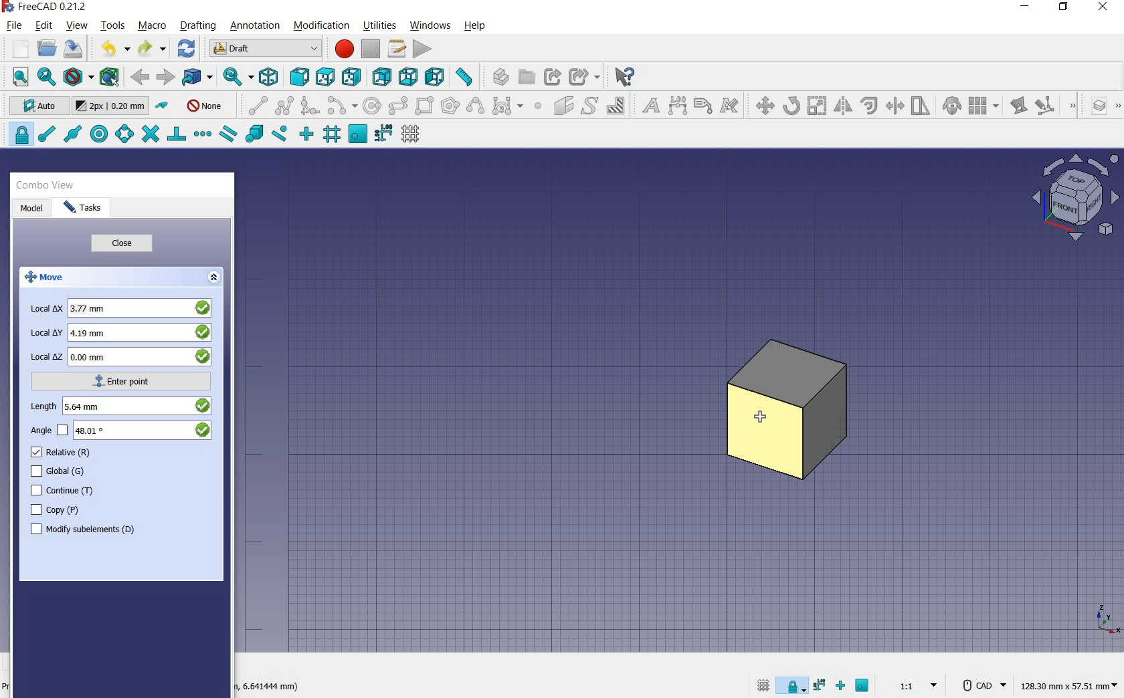 The width and height of the screenshot is (1124, 698). What do you see at coordinates (895, 106) in the screenshot?
I see `trimex` at bounding box center [895, 106].